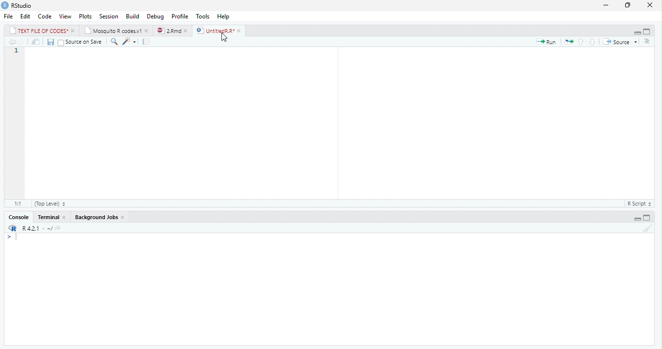 The image size is (662, 349). Describe the element at coordinates (11, 42) in the screenshot. I see `Go to previous location` at that location.